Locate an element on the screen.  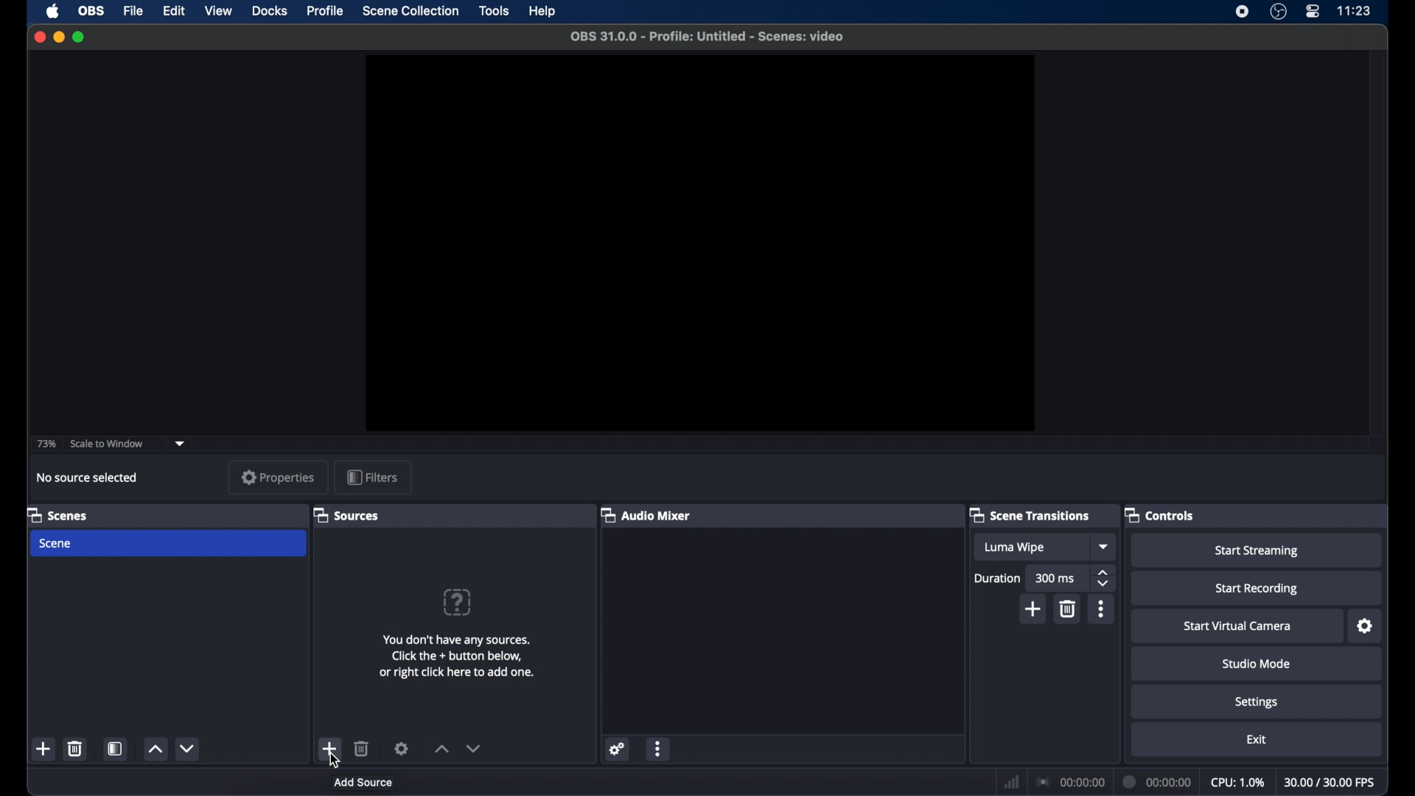
300 ms is located at coordinates (1055, 578).